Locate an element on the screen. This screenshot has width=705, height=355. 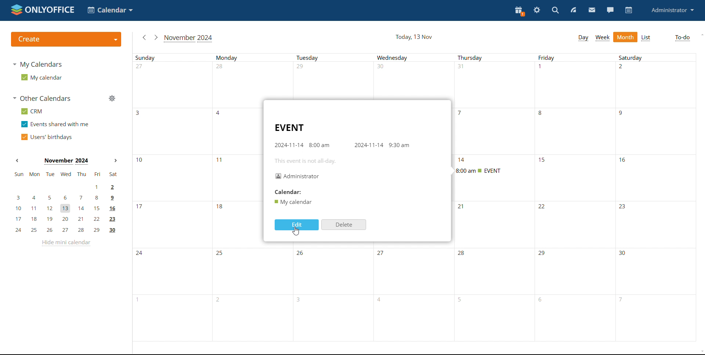
week view is located at coordinates (603, 38).